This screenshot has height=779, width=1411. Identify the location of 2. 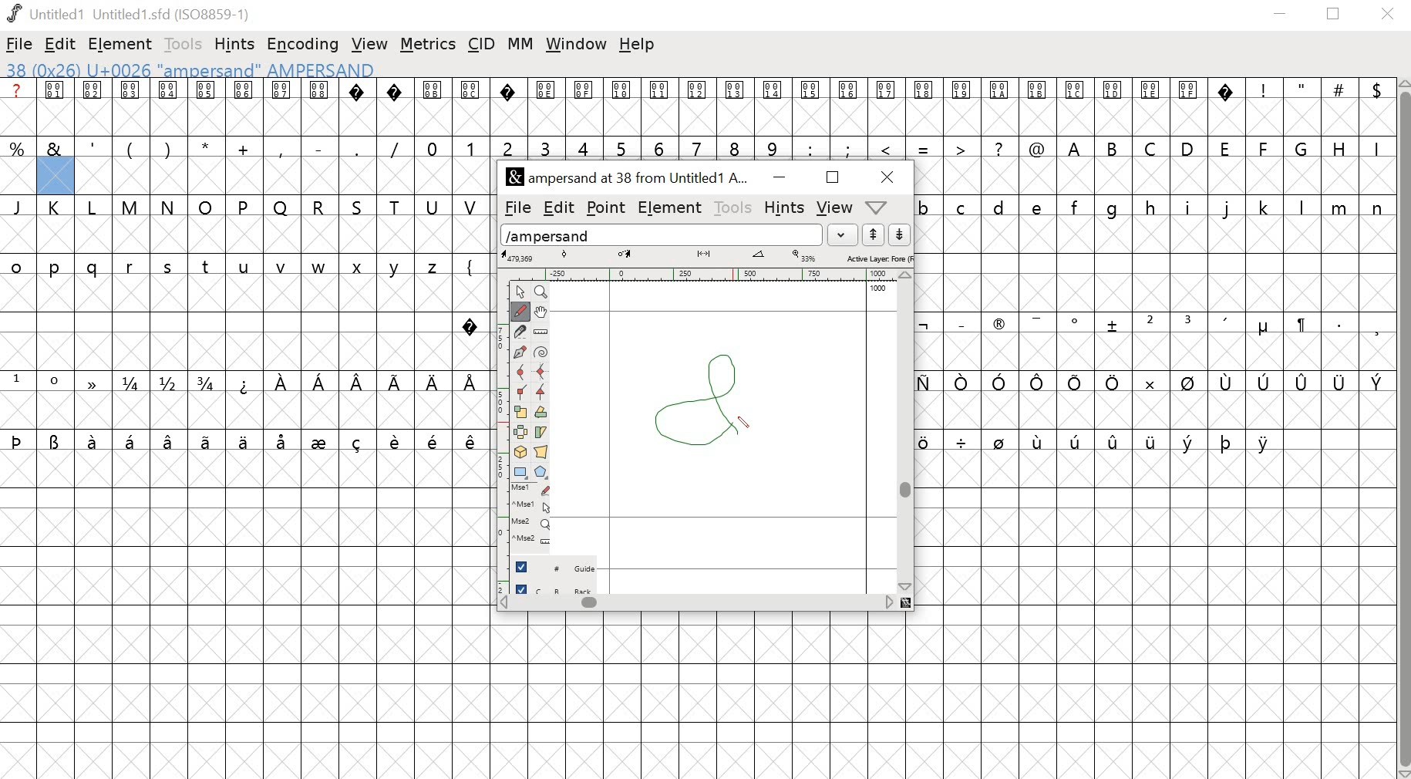
(507, 147).